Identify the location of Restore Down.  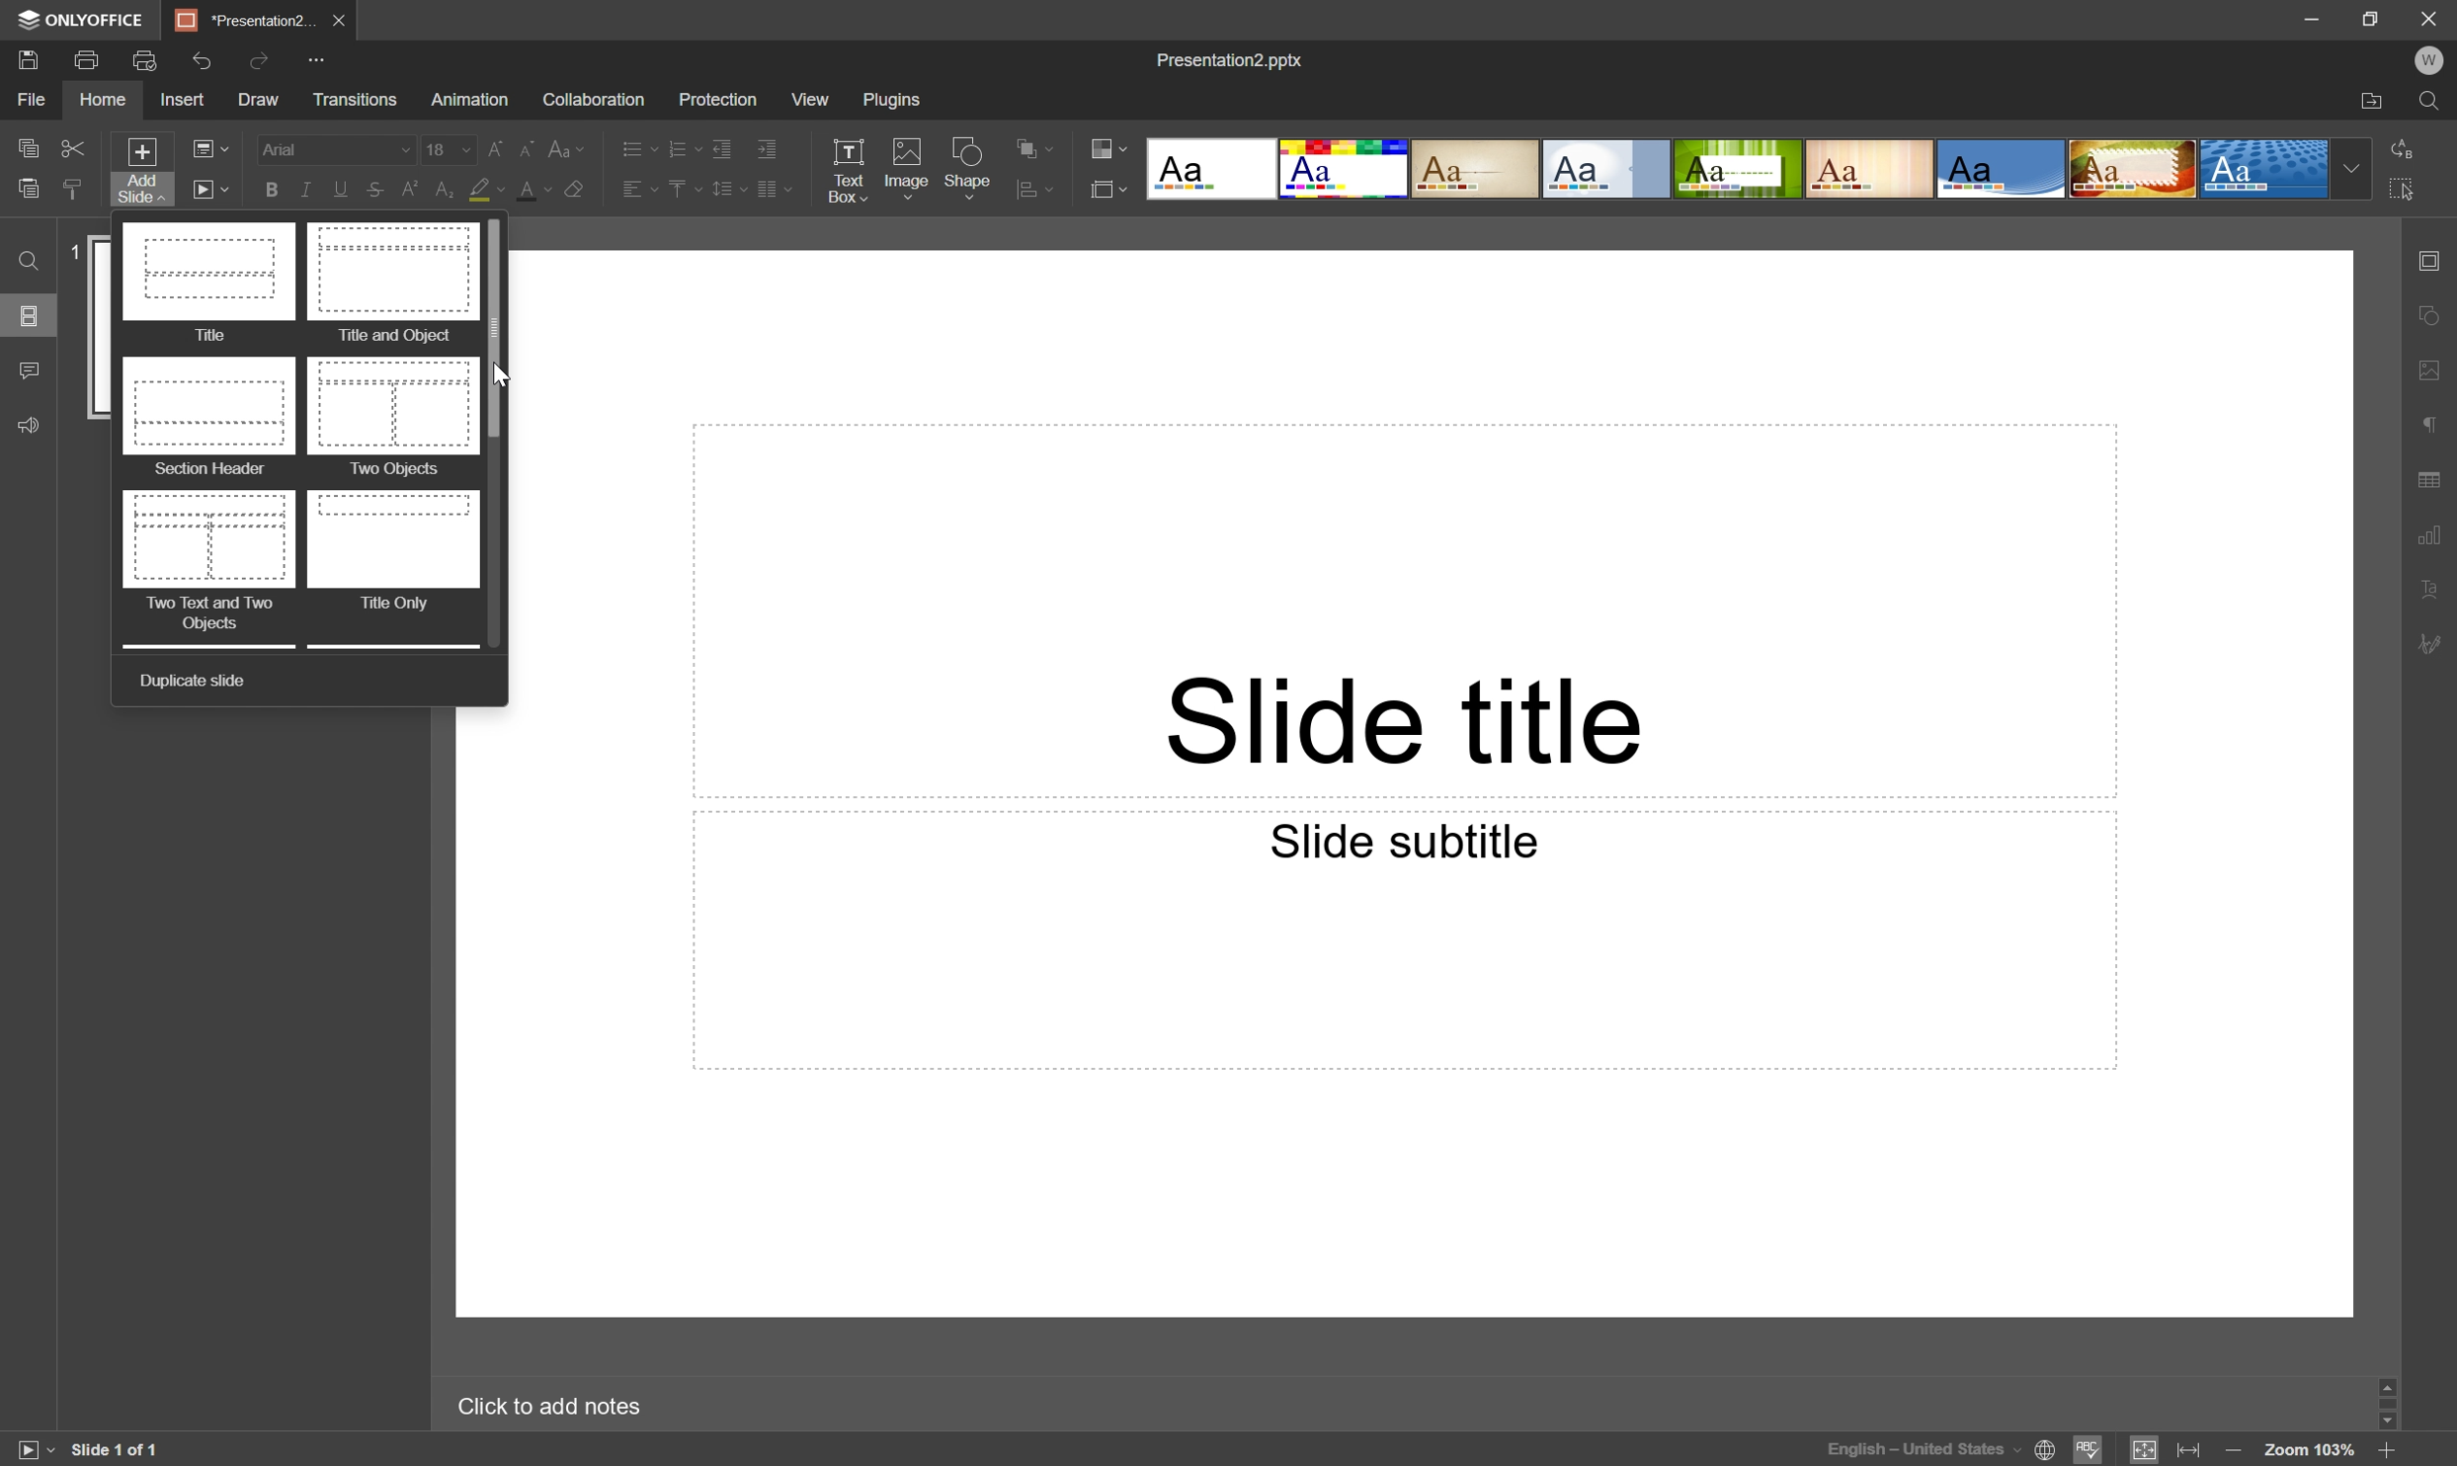
(2371, 19).